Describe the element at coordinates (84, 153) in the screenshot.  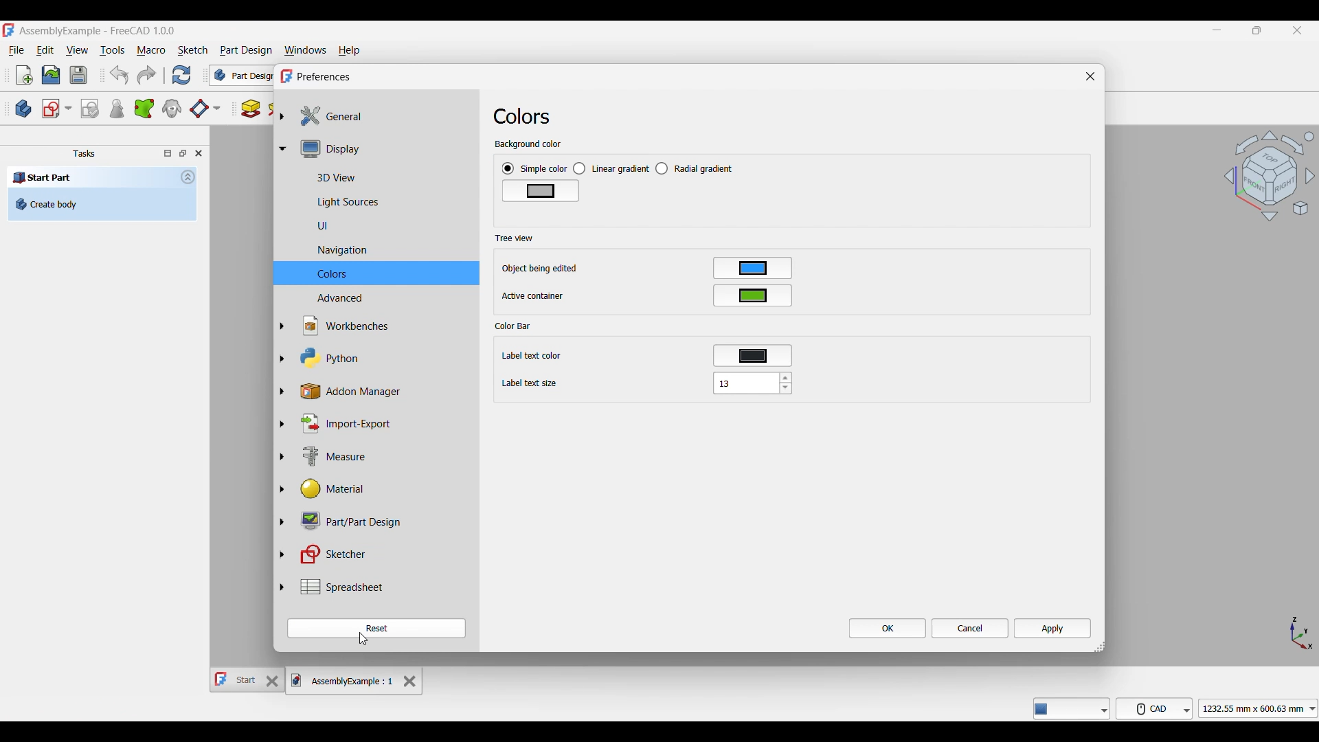
I see `Tasks - pane title ` at that location.